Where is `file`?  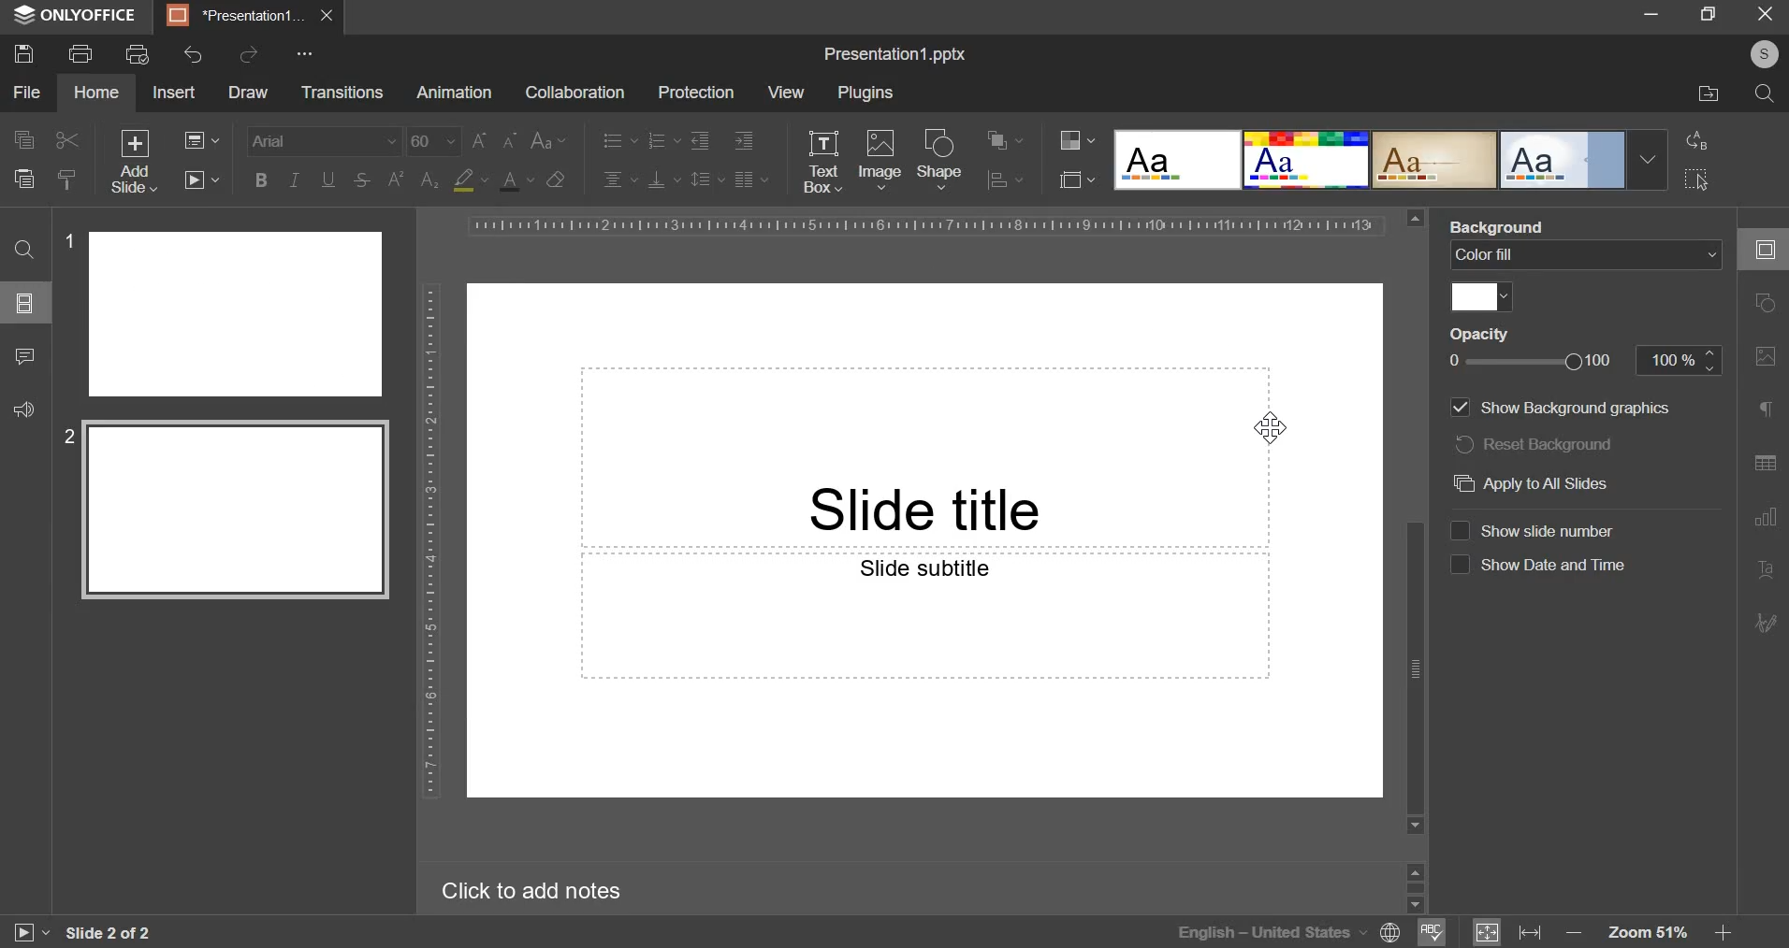
file is located at coordinates (26, 93).